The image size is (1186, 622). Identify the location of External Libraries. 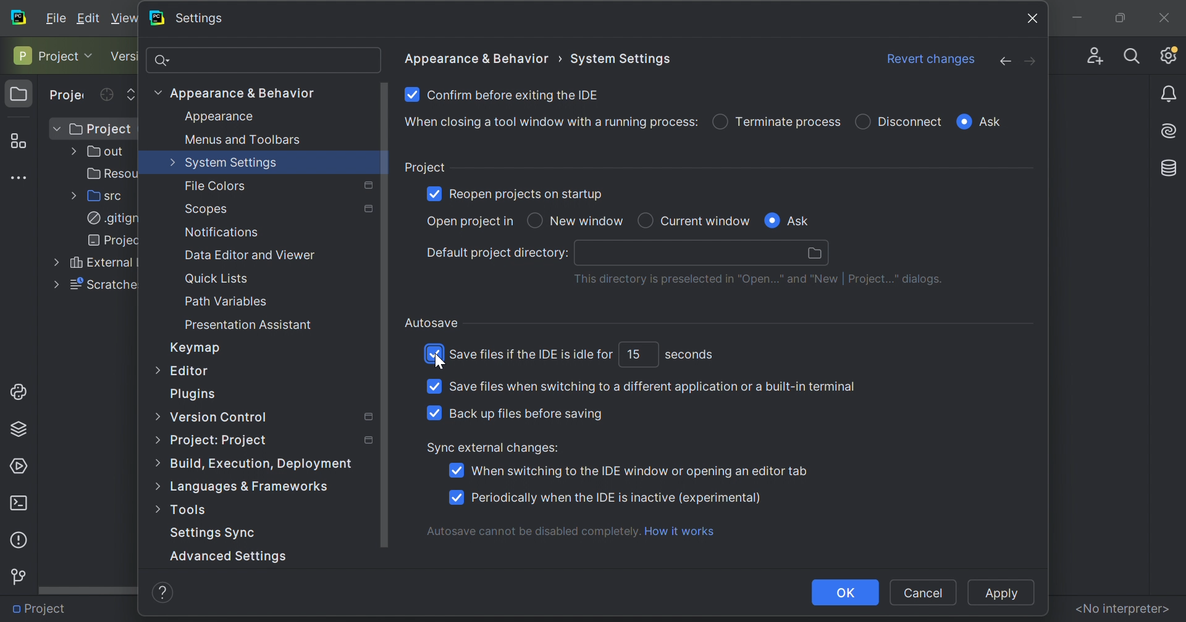
(100, 263).